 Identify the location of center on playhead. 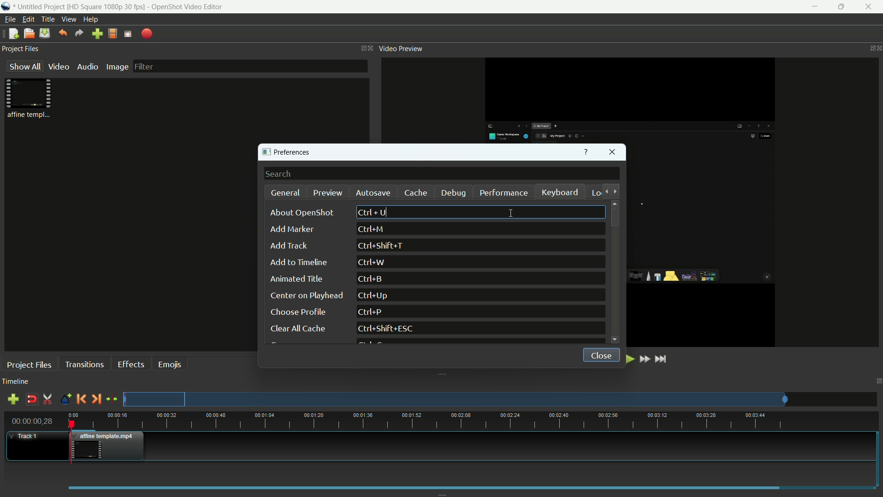
(305, 295).